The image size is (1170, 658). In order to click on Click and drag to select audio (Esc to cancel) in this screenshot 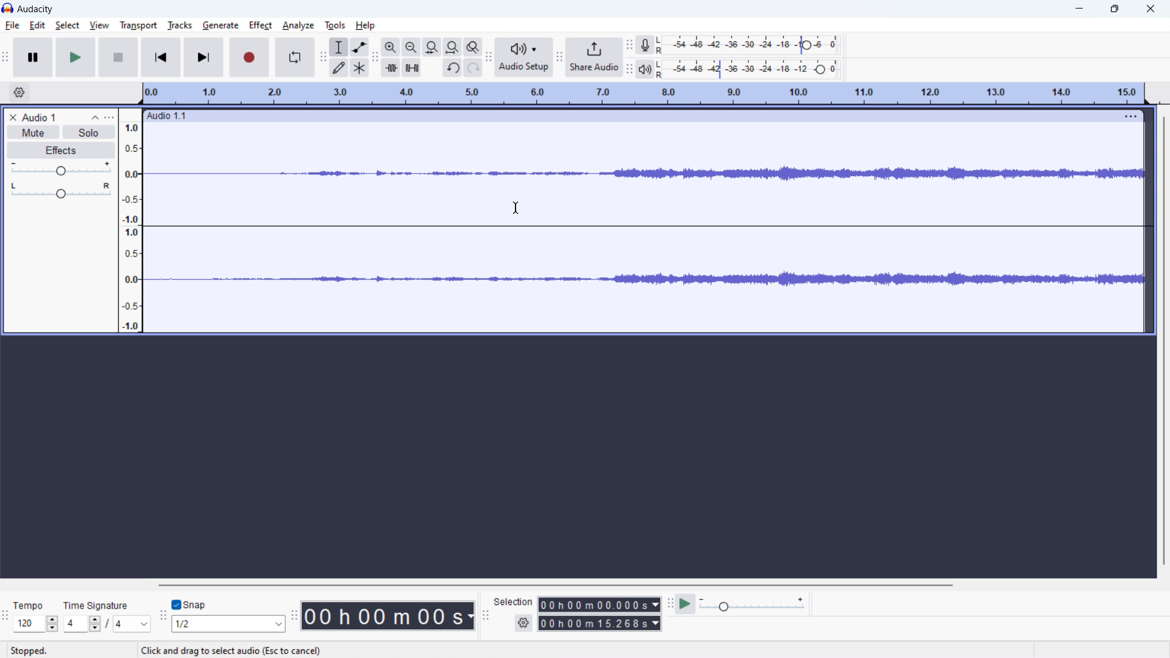, I will do `click(235, 651)`.